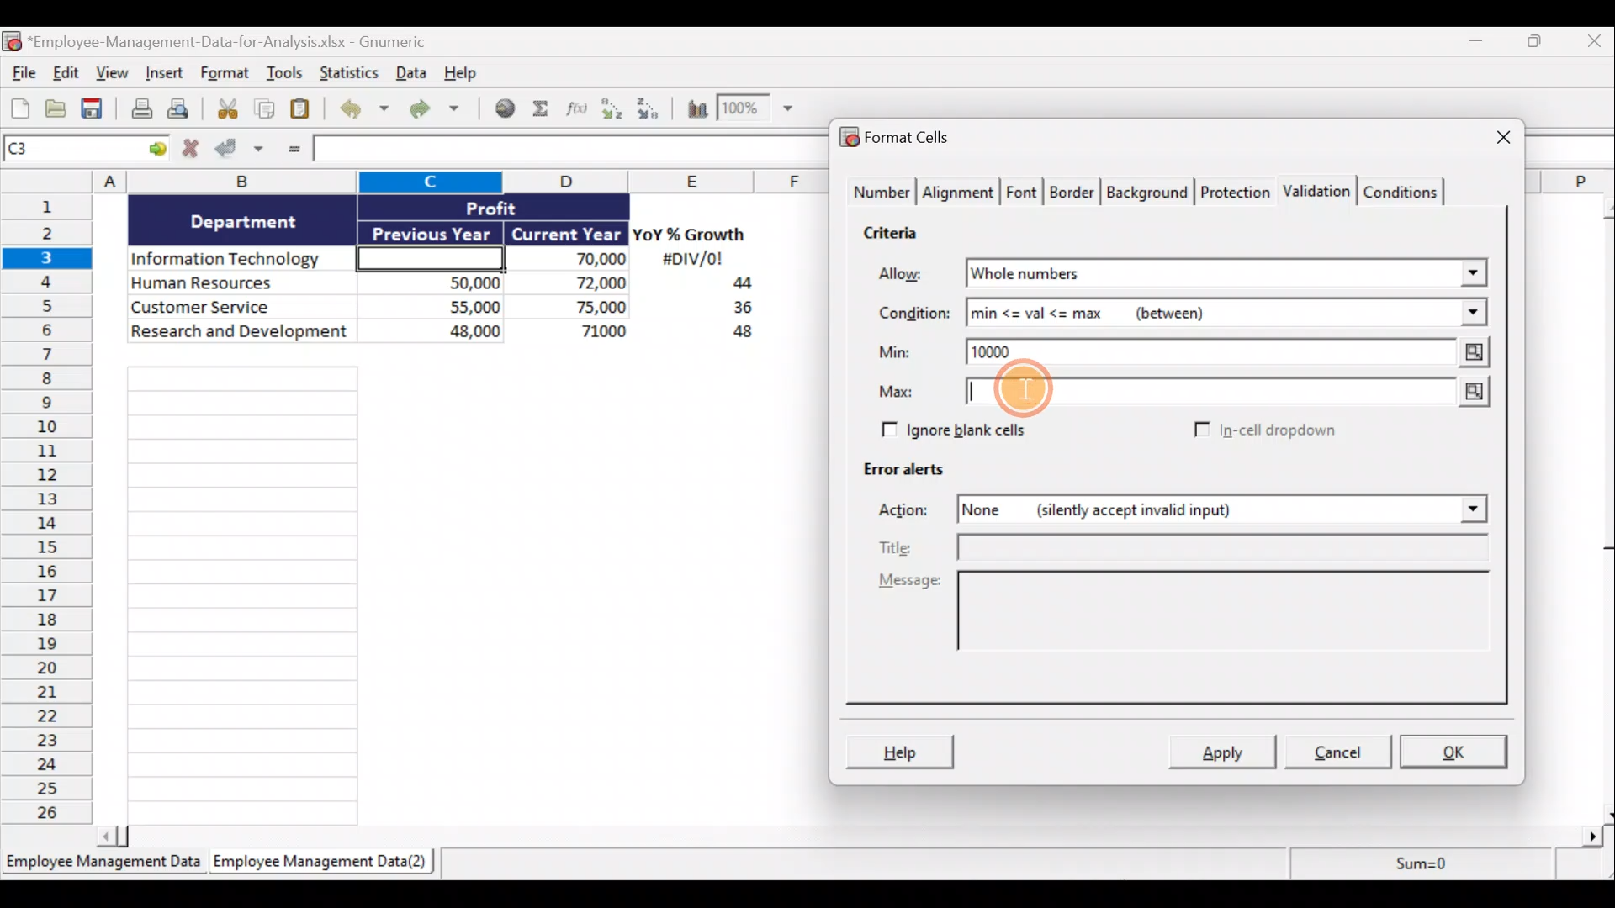 This screenshot has width=1615, height=908. I want to click on Sort descending, so click(645, 106).